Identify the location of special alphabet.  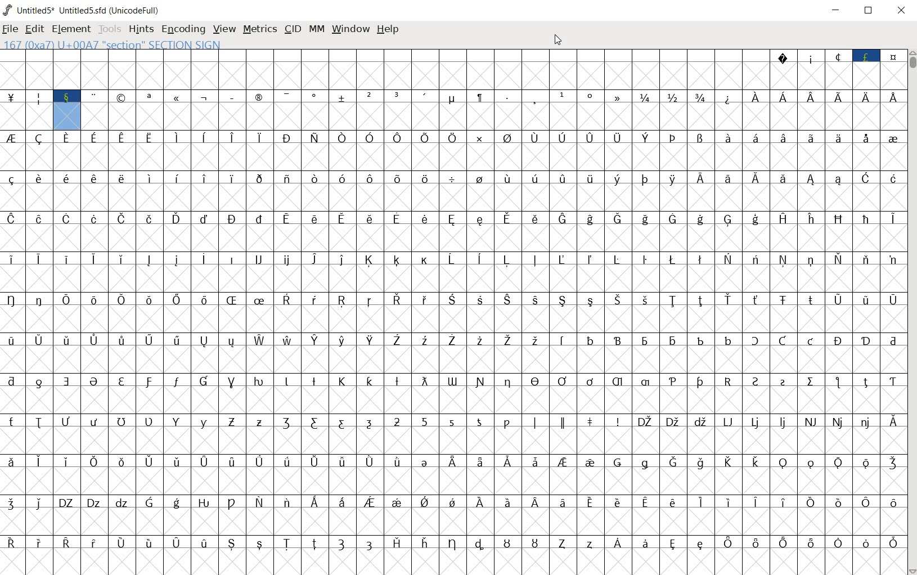
(151, 434).